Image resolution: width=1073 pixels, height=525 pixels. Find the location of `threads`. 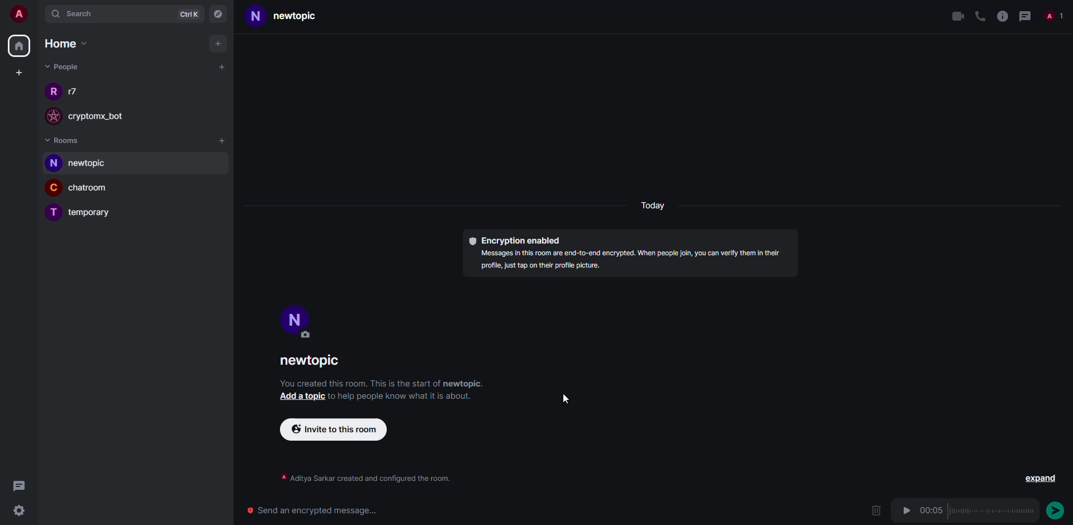

threads is located at coordinates (1025, 16).